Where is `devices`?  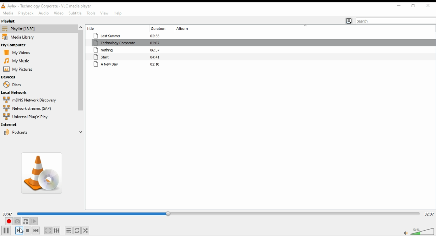
devices is located at coordinates (12, 77).